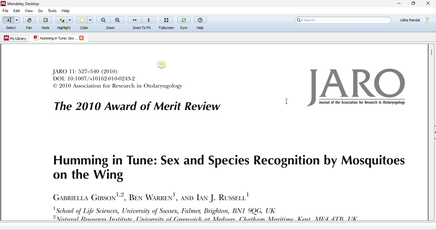 This screenshot has height=230, width=436. Describe the element at coordinates (142, 23) in the screenshot. I see `zoom to fit` at that location.